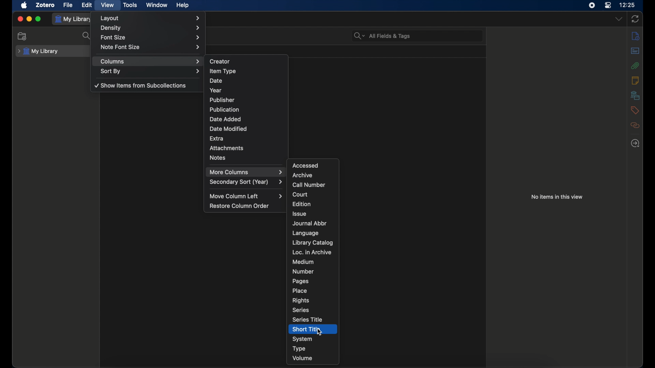  What do you see at coordinates (635, 143) in the screenshot?
I see `locate` at bounding box center [635, 143].